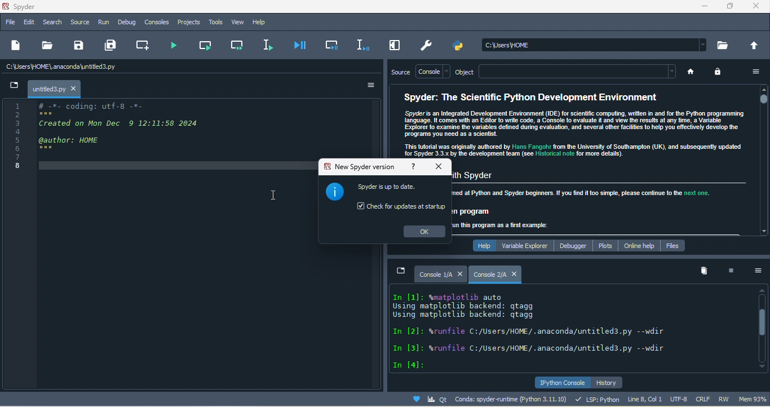 The width and height of the screenshot is (770, 407). What do you see at coordinates (755, 46) in the screenshot?
I see `change to parent directory` at bounding box center [755, 46].